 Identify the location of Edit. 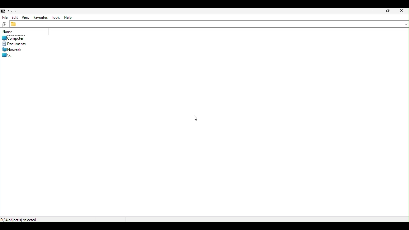
(15, 18).